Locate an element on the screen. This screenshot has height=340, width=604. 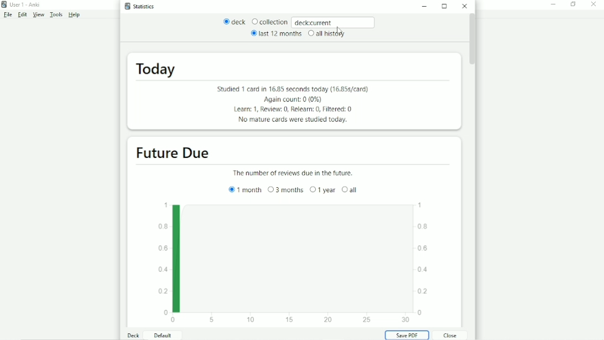
Today is located at coordinates (154, 69).